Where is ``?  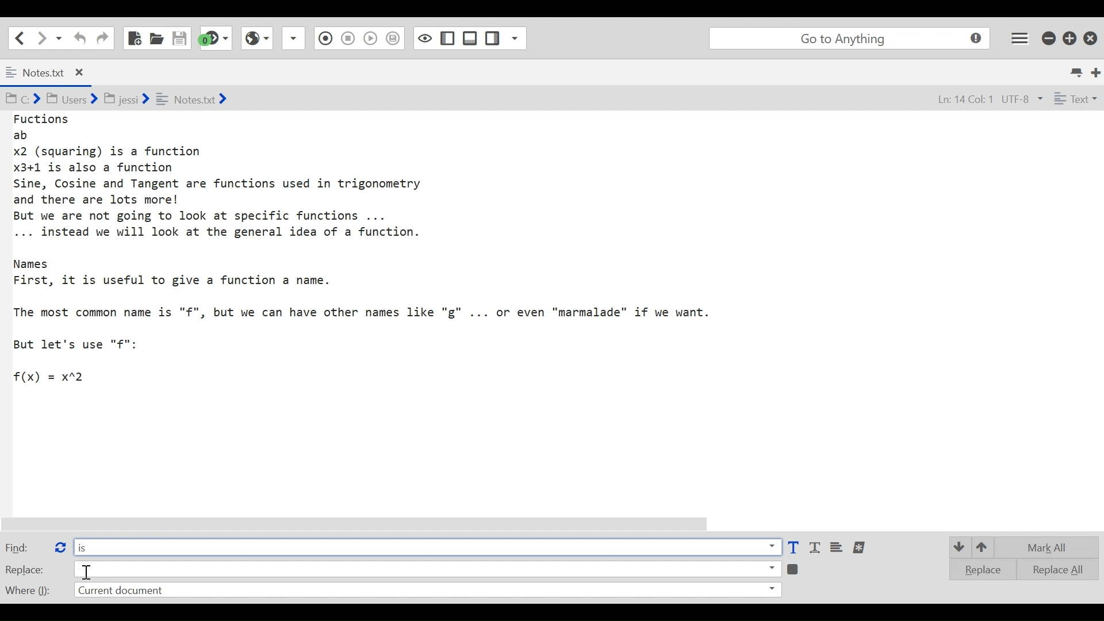
 is located at coordinates (102, 39).